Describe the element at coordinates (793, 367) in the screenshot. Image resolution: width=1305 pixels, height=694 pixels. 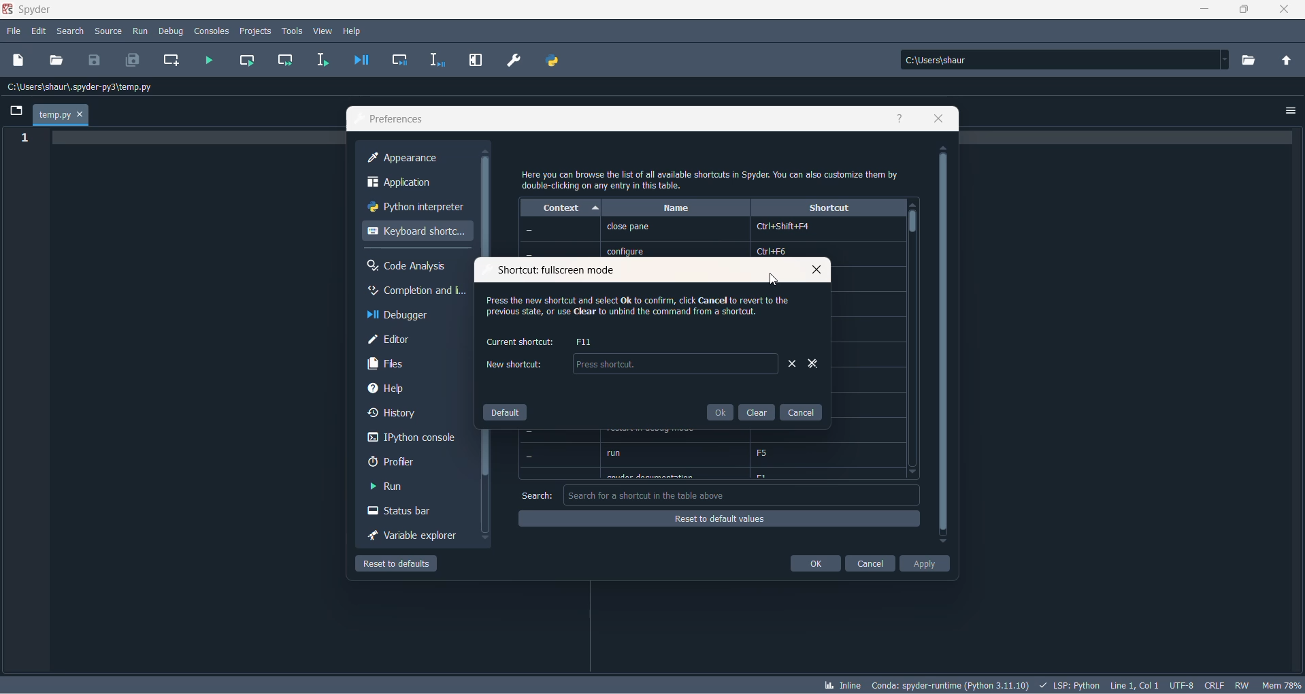
I see `remove` at that location.